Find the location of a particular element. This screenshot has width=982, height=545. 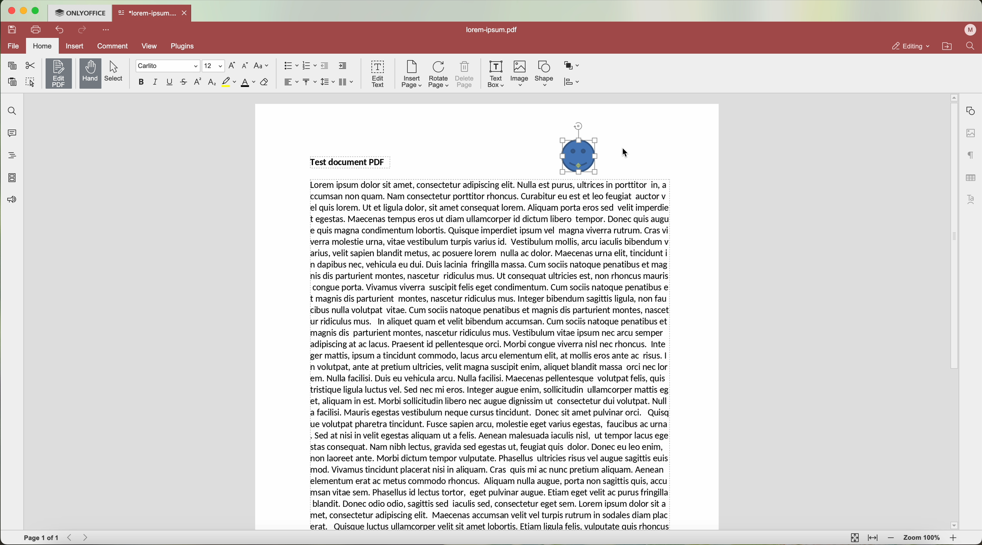

numbered list is located at coordinates (309, 66).